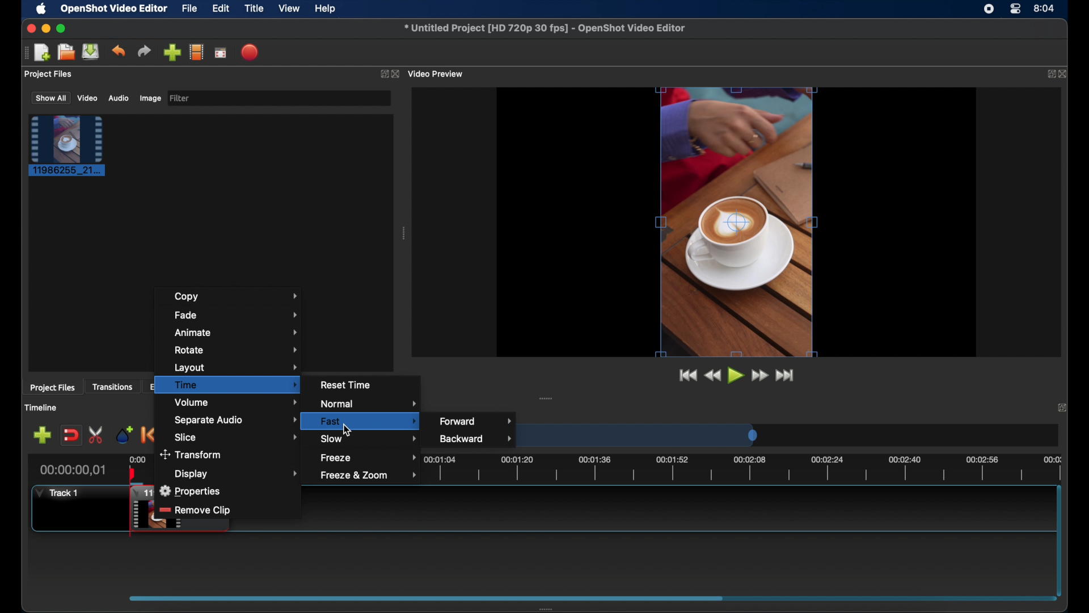 The image size is (1089, 613). What do you see at coordinates (396, 74) in the screenshot?
I see `close` at bounding box center [396, 74].